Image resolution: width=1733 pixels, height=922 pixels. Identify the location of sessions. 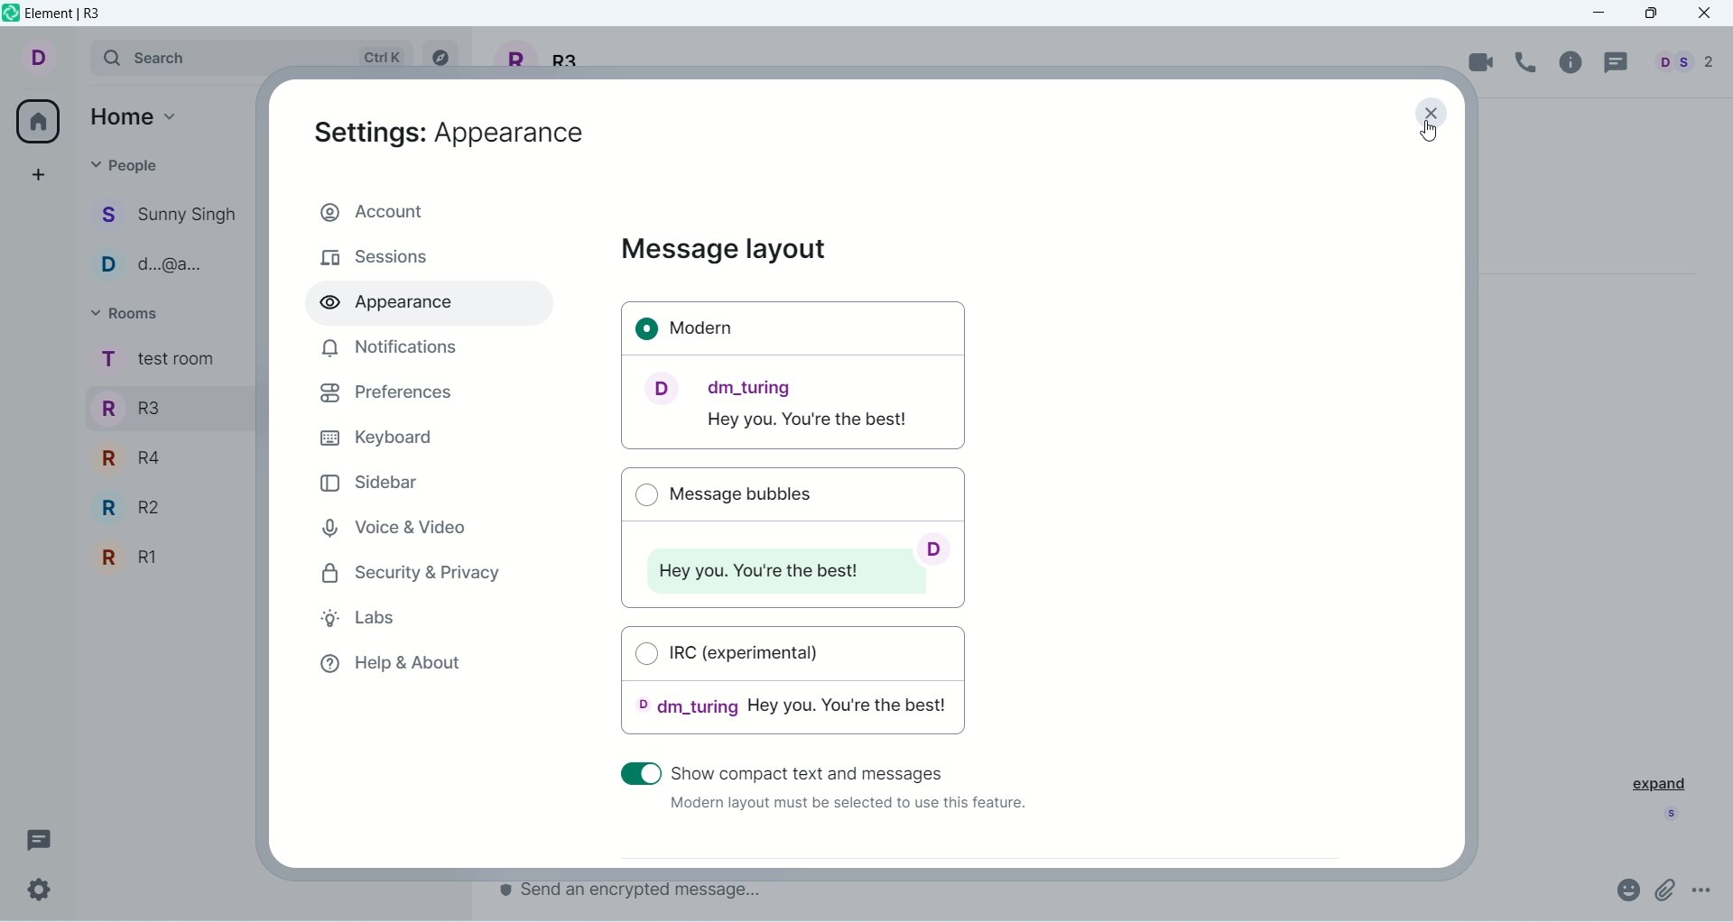
(375, 259).